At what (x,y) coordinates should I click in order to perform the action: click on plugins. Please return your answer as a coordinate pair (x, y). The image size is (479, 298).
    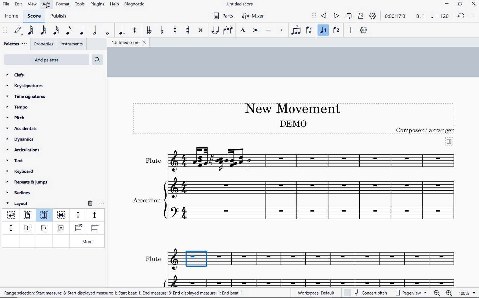
    Looking at the image, I should click on (97, 5).